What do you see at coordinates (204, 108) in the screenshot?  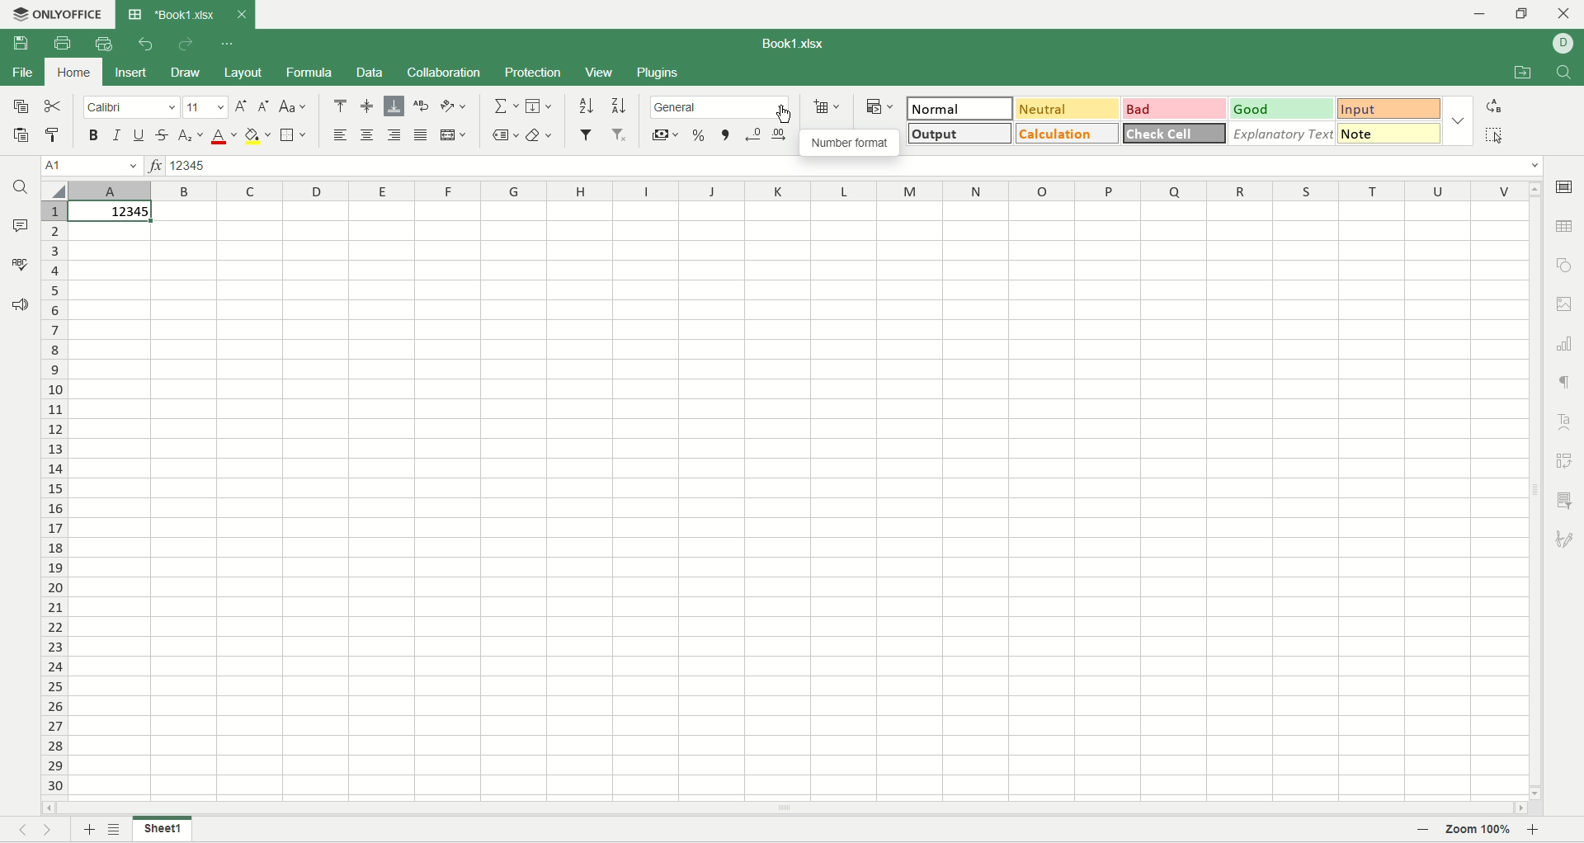 I see `font size` at bounding box center [204, 108].